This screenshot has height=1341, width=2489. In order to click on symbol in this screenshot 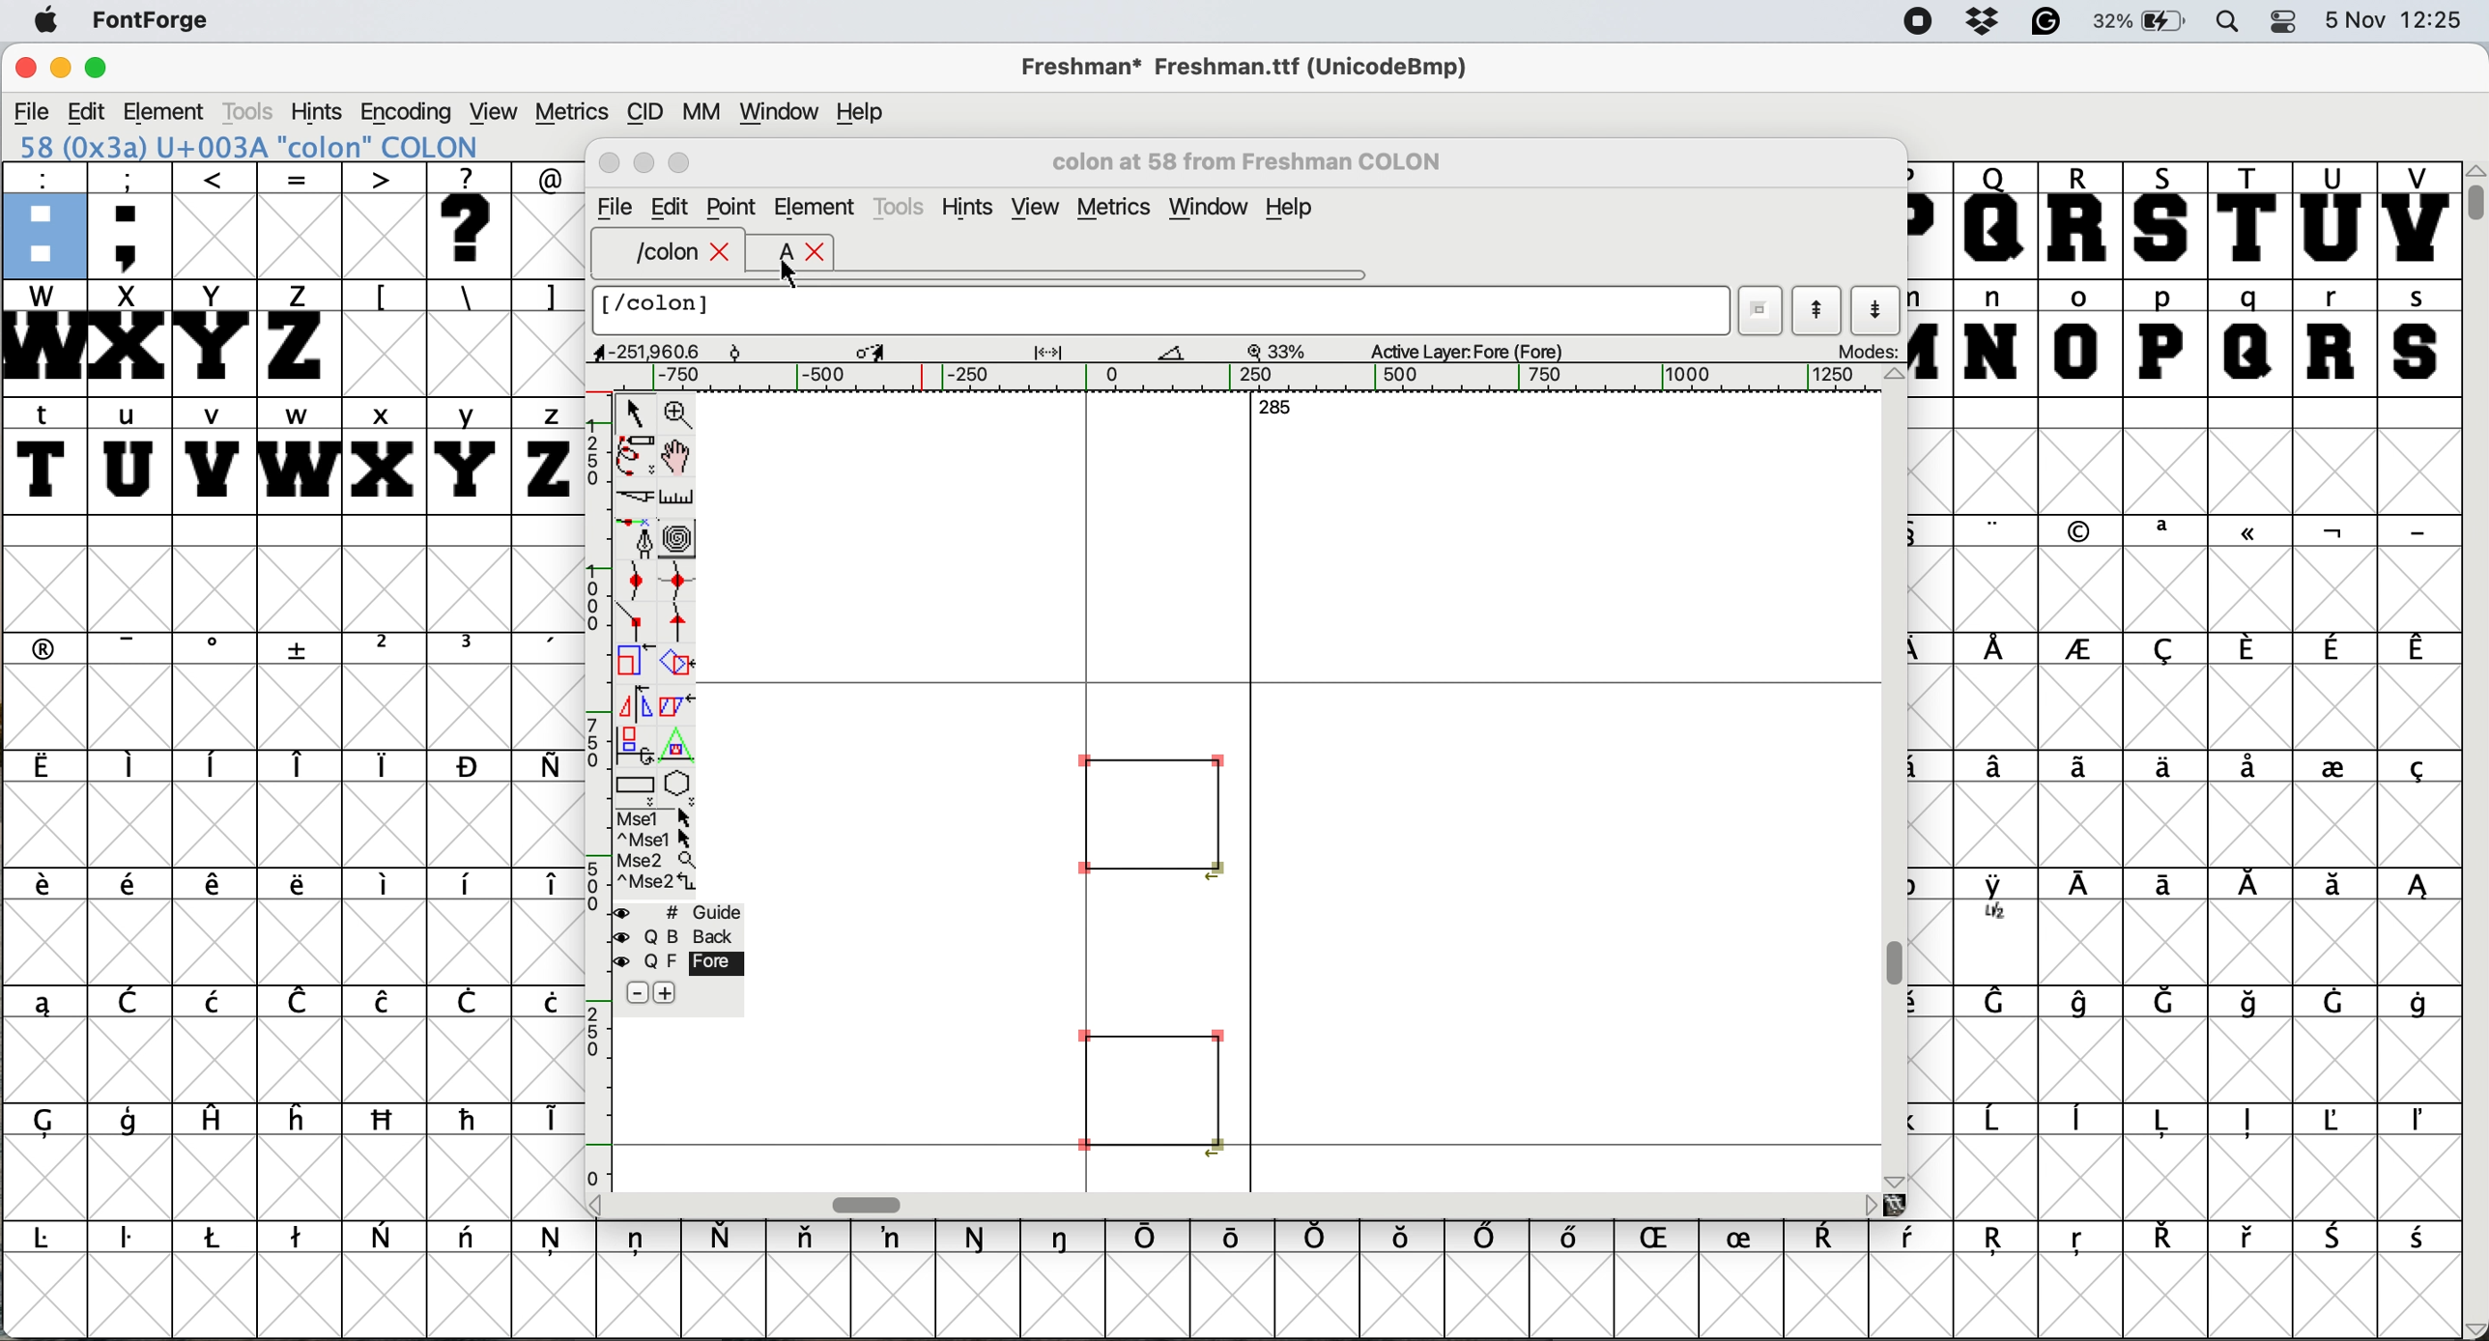, I will do `click(1833, 1239)`.